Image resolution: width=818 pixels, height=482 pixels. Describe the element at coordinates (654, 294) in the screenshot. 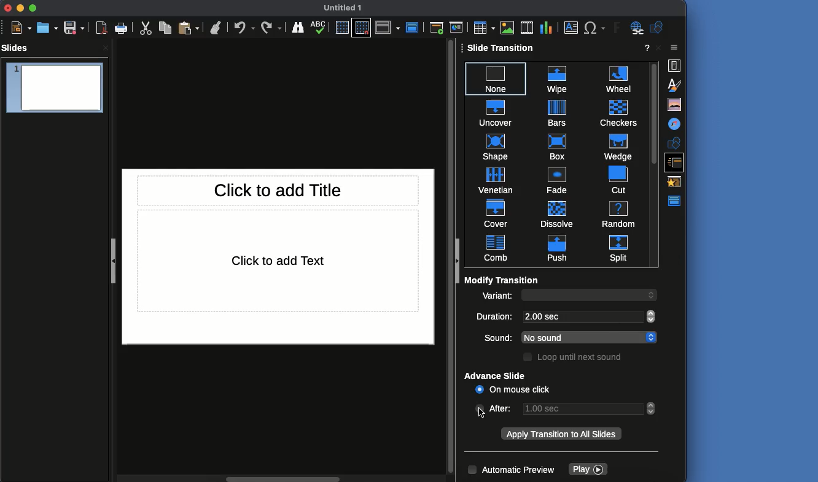

I see `scroll` at that location.